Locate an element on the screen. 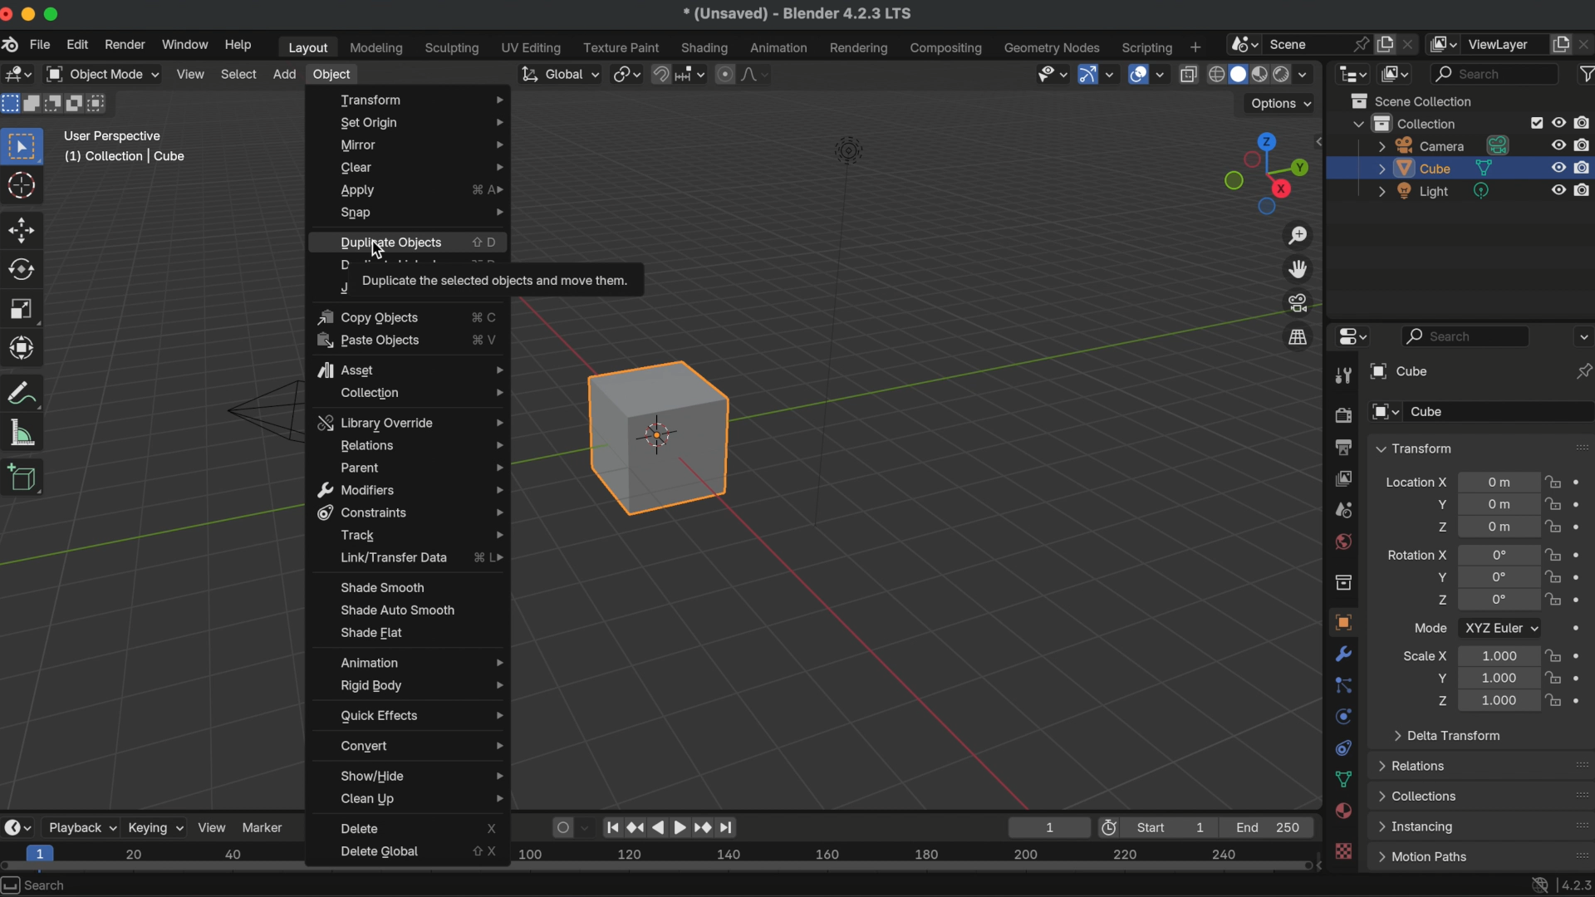 The height and width of the screenshot is (897, 1595). location X is located at coordinates (1416, 484).